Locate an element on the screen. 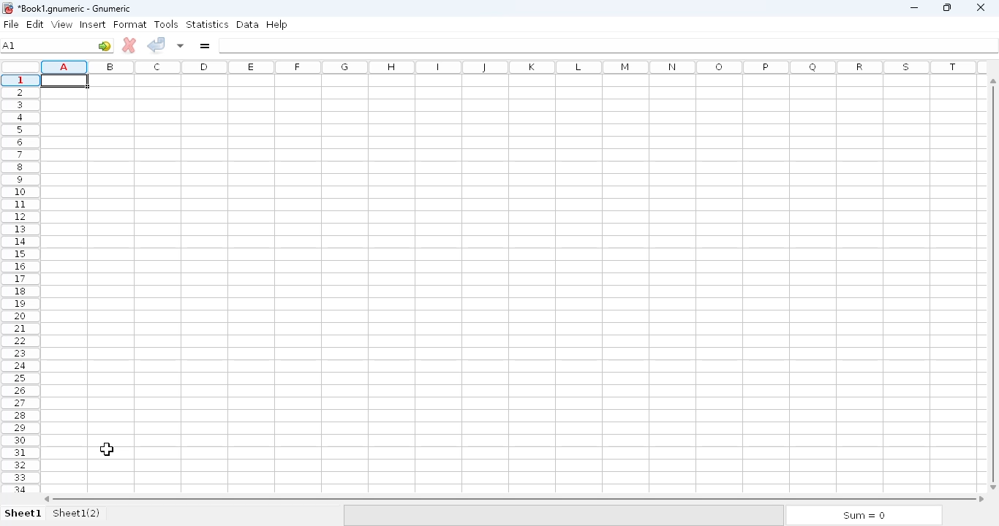  go-to is located at coordinates (105, 45).